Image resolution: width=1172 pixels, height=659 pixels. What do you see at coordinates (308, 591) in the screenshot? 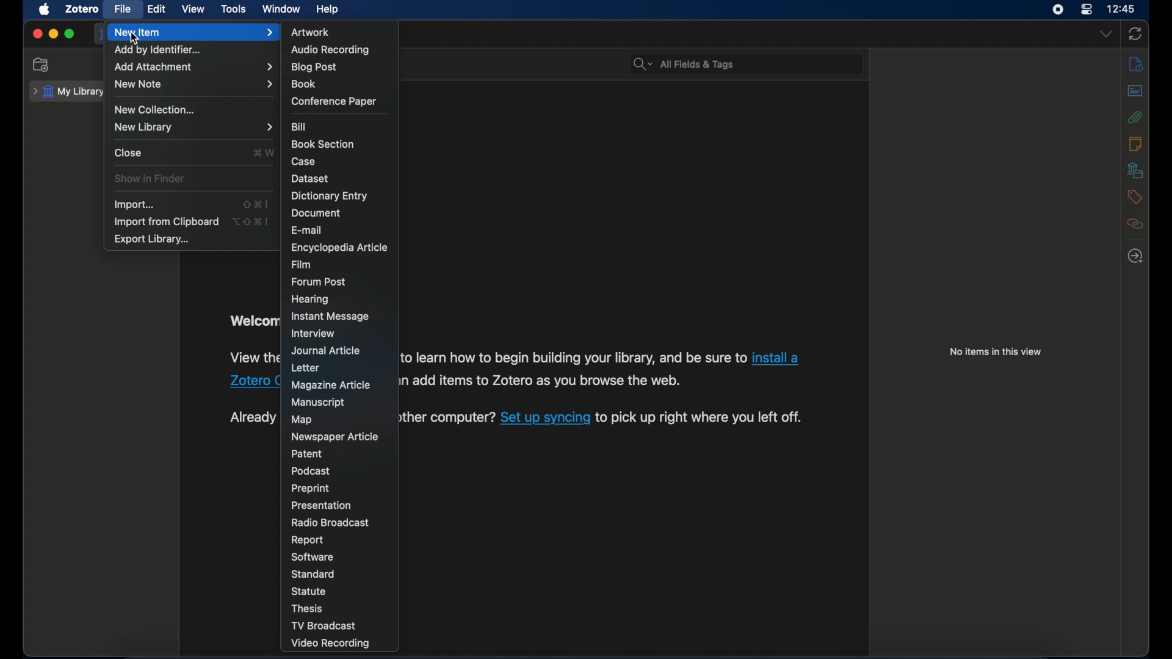
I see `statue` at bounding box center [308, 591].